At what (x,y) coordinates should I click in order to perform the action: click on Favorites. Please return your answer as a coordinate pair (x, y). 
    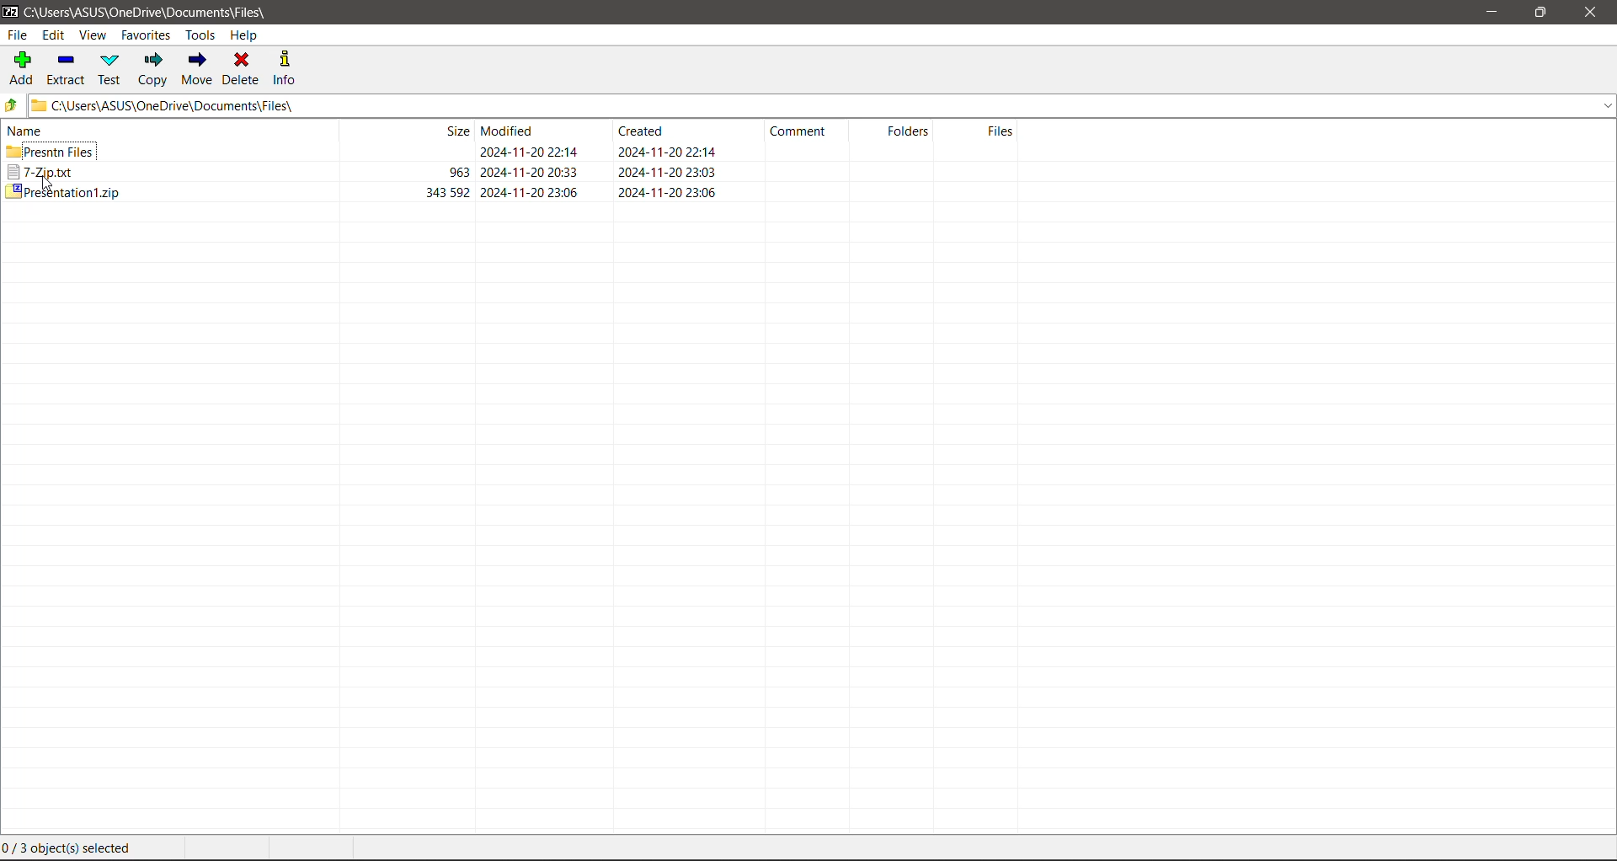
    Looking at the image, I should click on (144, 35).